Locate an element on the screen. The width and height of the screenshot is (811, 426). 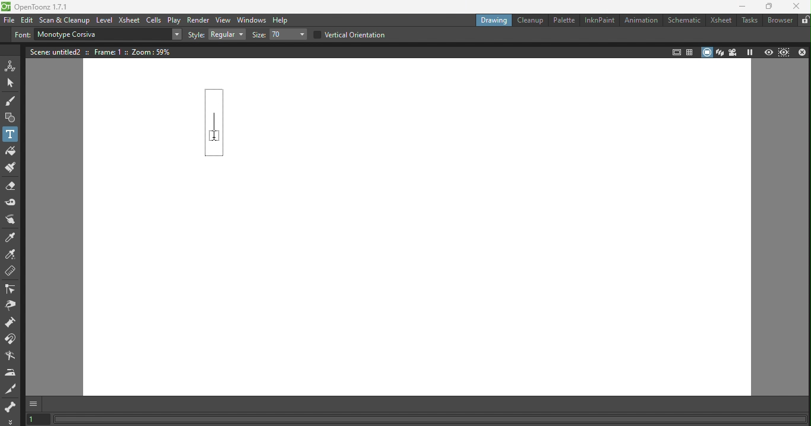
Vertical orientation is located at coordinates (354, 34).